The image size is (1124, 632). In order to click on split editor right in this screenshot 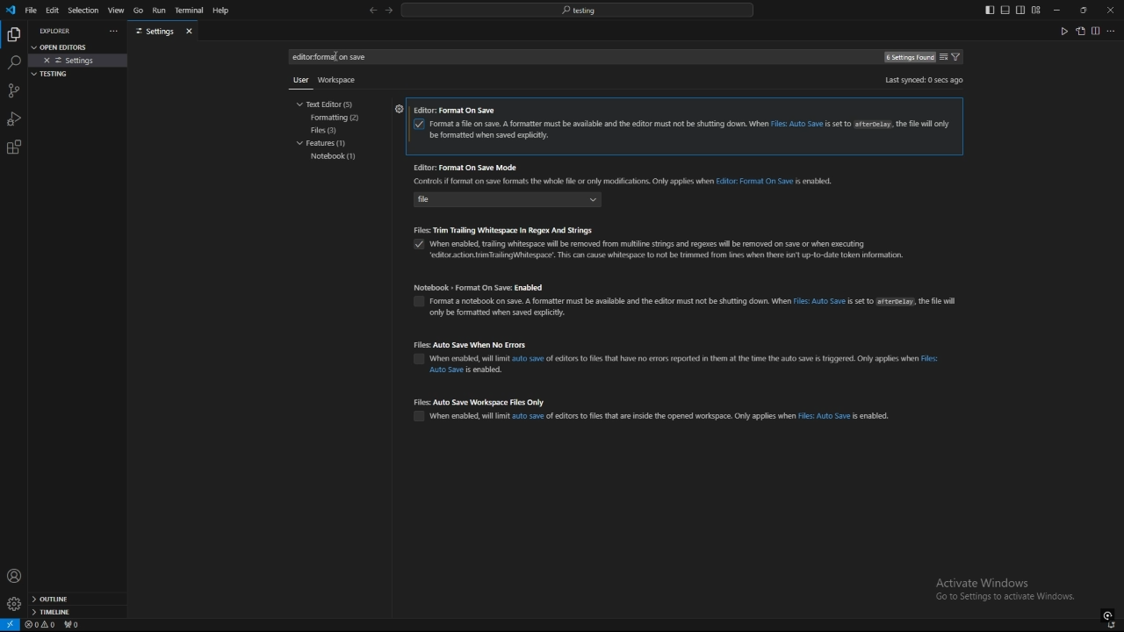, I will do `click(1096, 31)`.